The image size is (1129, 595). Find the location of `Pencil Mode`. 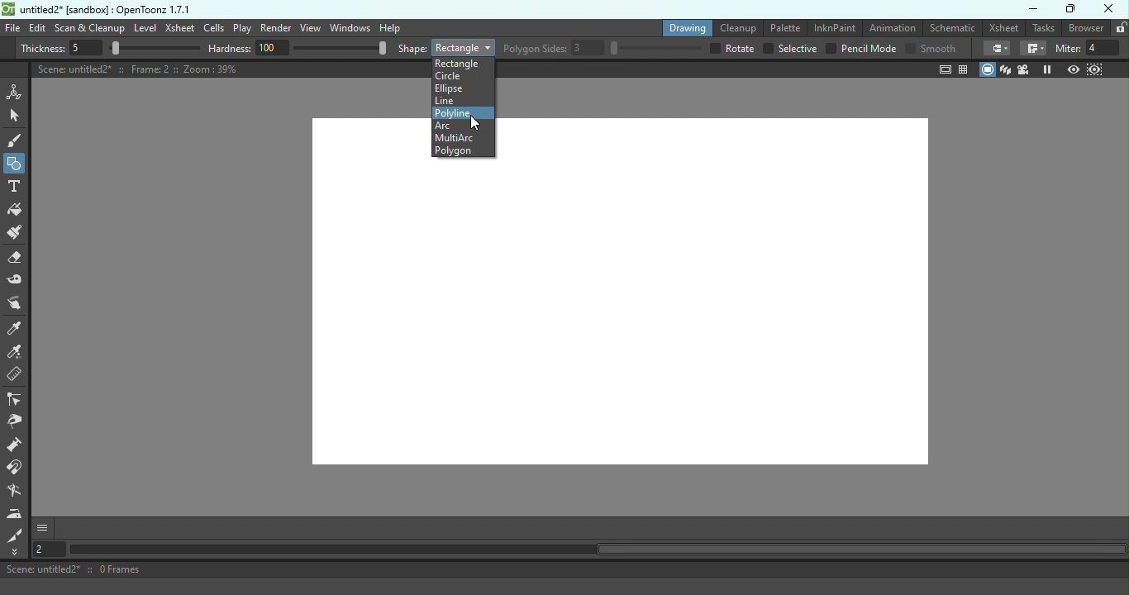

Pencil Mode is located at coordinates (860, 50).